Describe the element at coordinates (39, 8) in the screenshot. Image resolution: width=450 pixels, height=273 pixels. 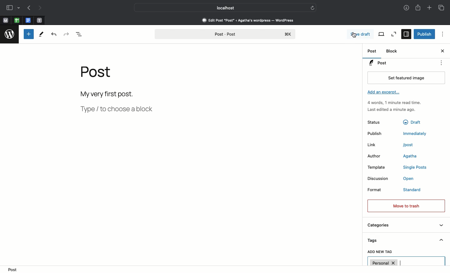
I see `Next page` at that location.